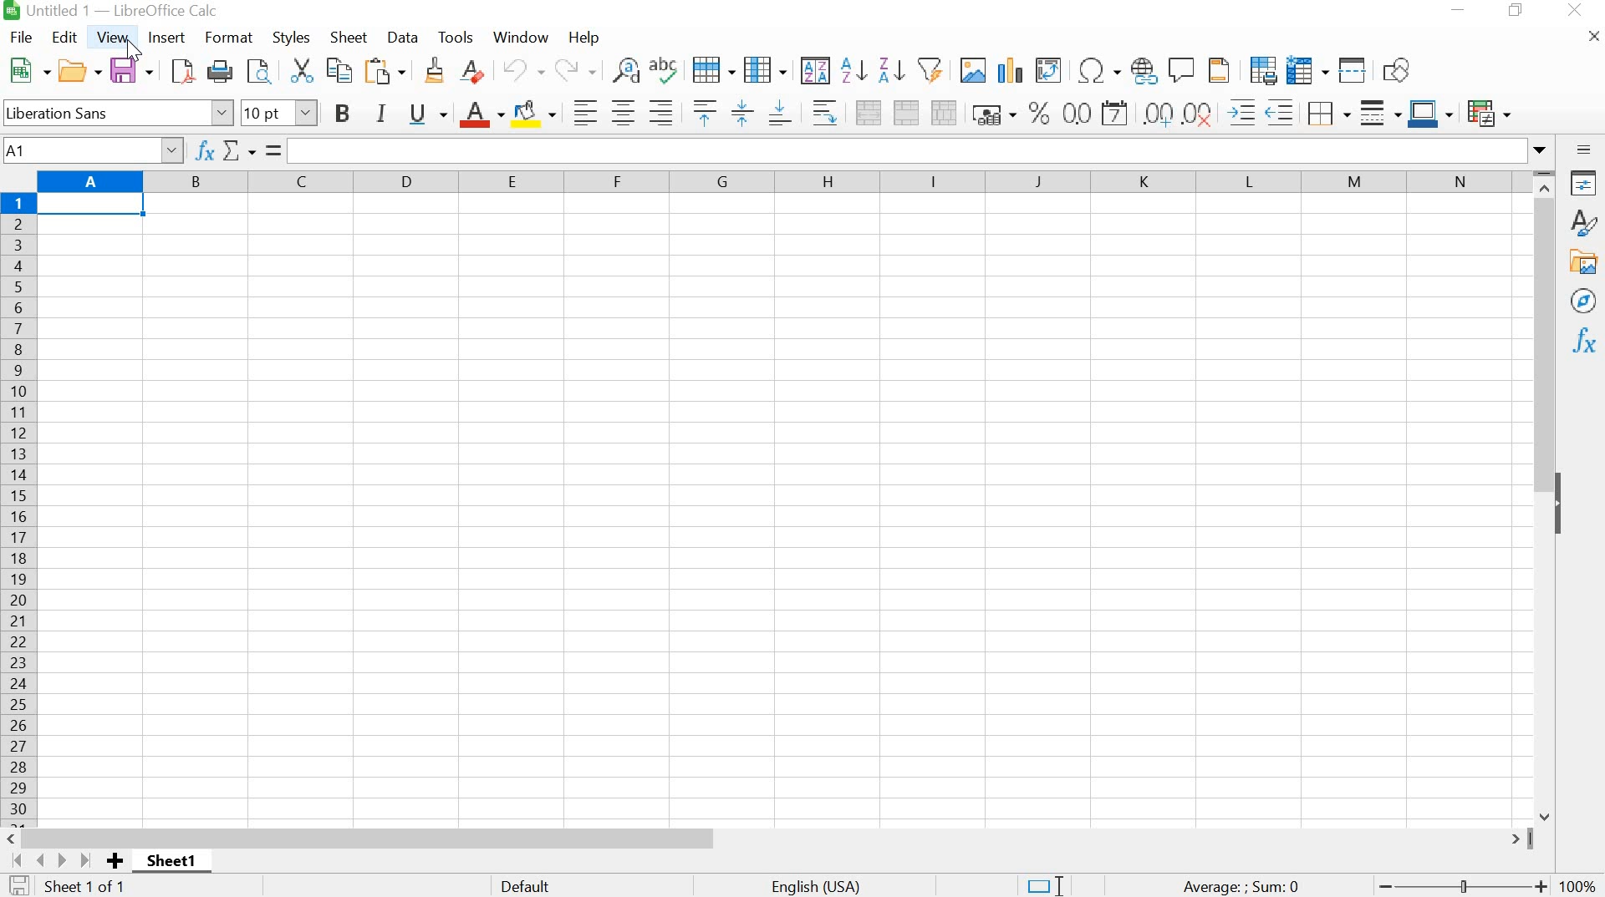 Image resolution: width=1605 pixels, height=897 pixels. What do you see at coordinates (94, 149) in the screenshot?
I see `NAME BOX` at bounding box center [94, 149].